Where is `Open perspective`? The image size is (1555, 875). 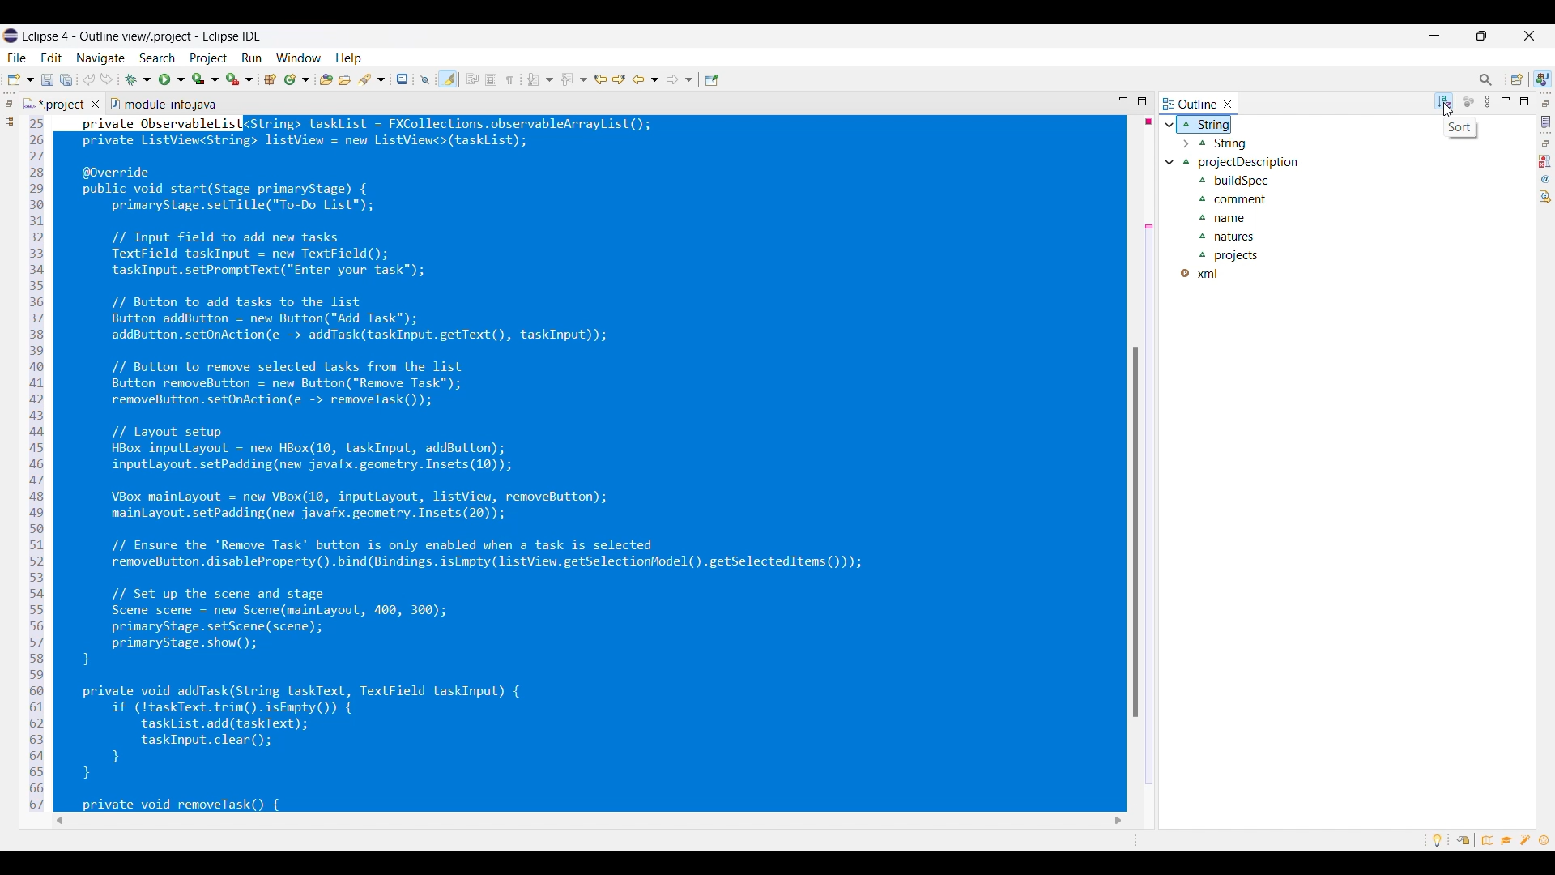 Open perspective is located at coordinates (1517, 79).